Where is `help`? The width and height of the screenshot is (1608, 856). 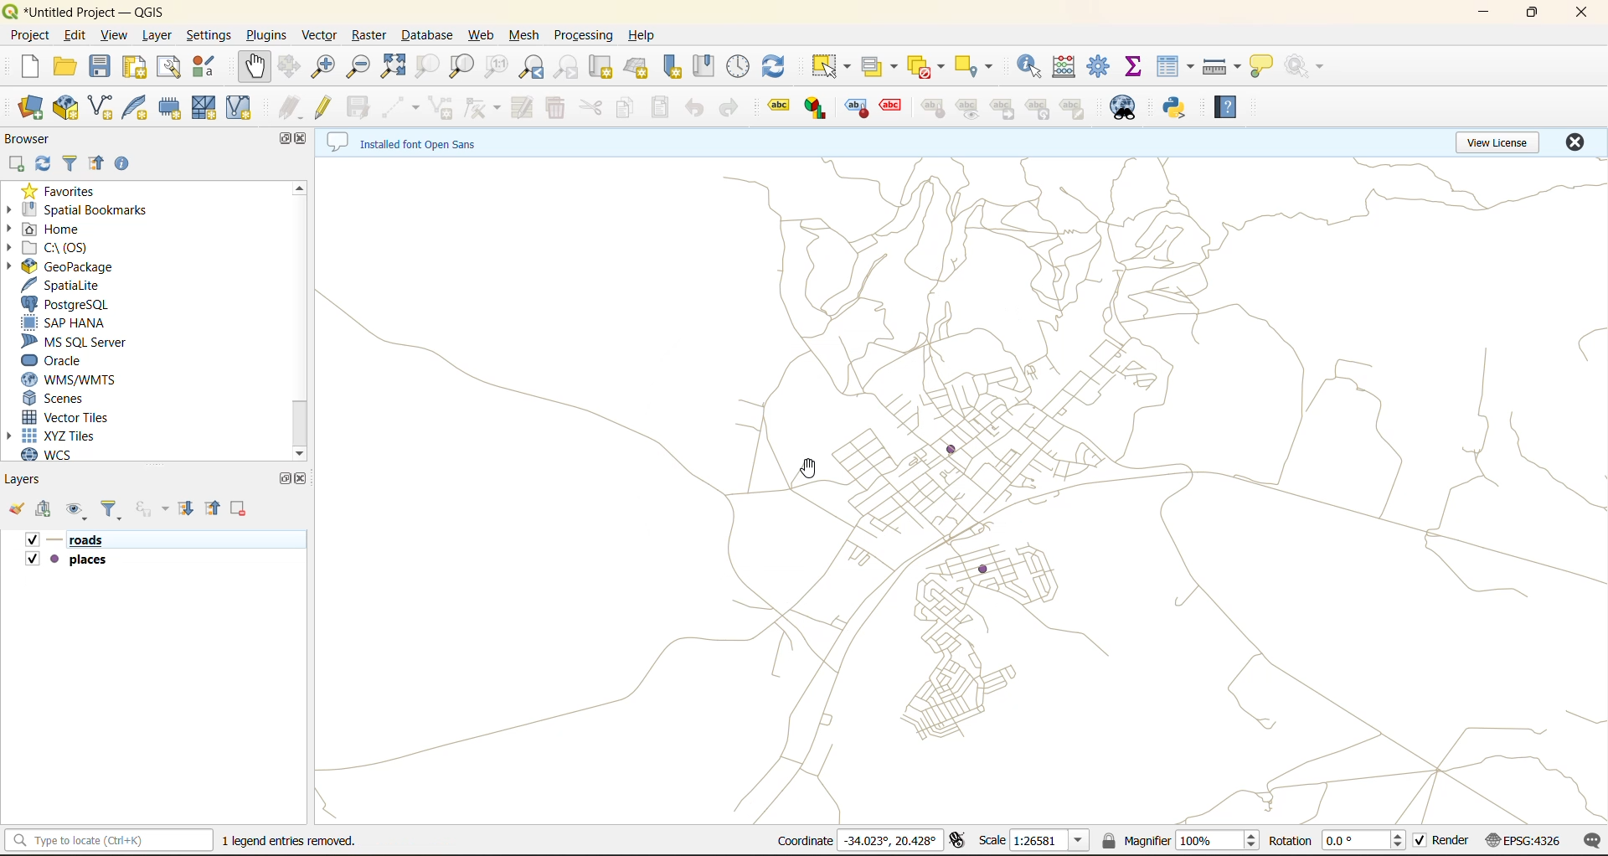 help is located at coordinates (647, 34).